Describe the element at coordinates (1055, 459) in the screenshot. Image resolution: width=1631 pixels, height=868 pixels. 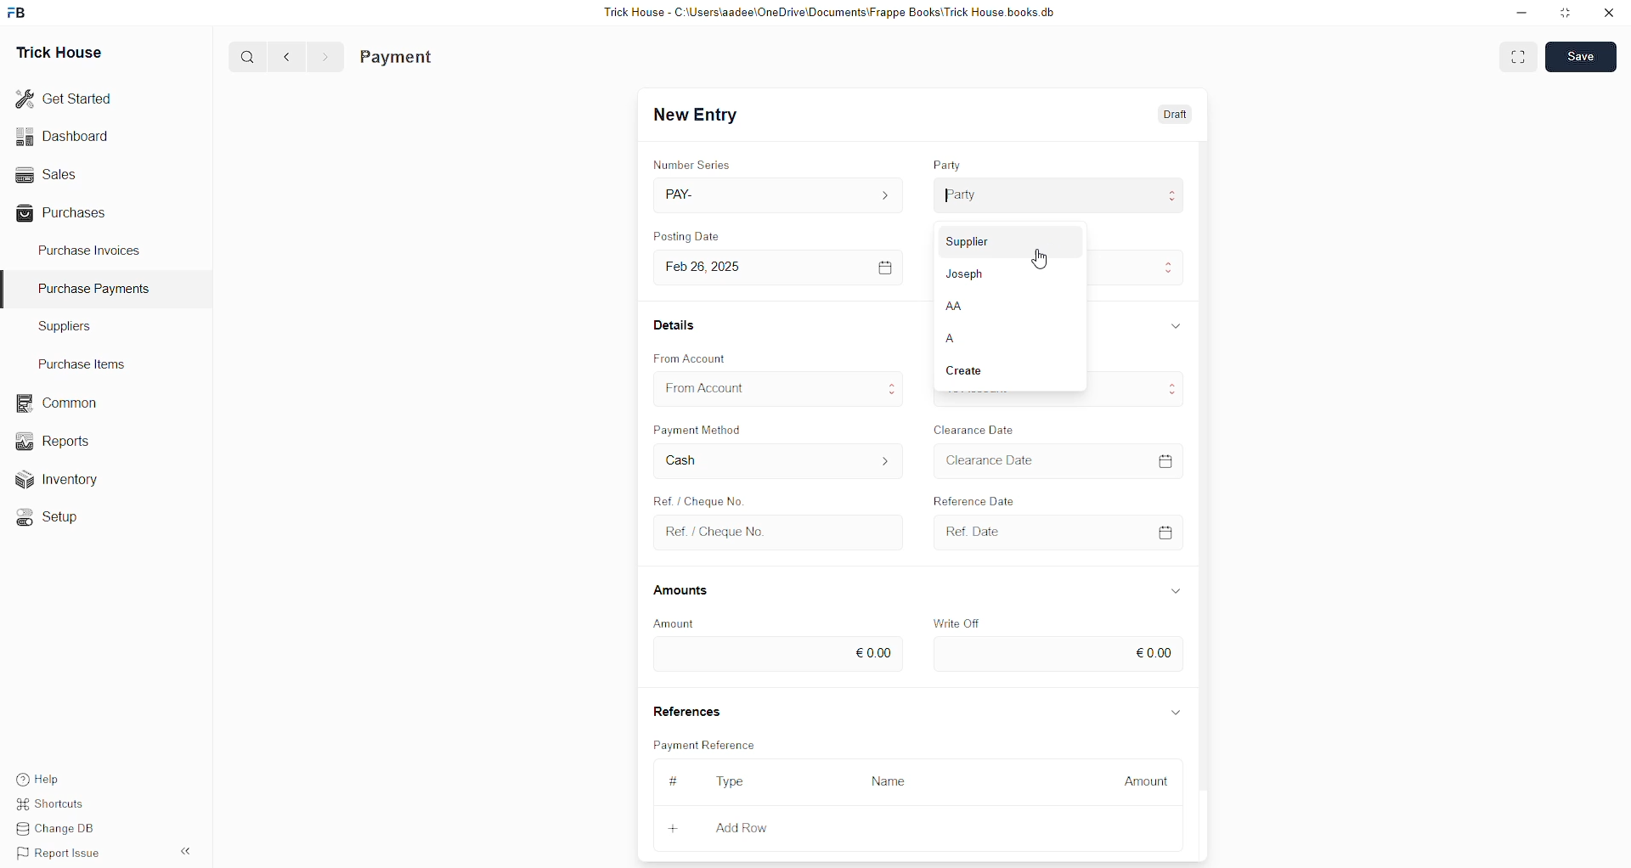
I see `Clearance Date ` at that location.